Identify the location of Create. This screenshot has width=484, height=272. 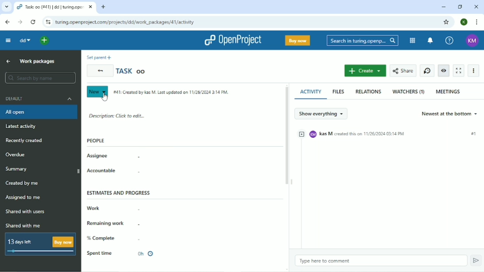
(366, 71).